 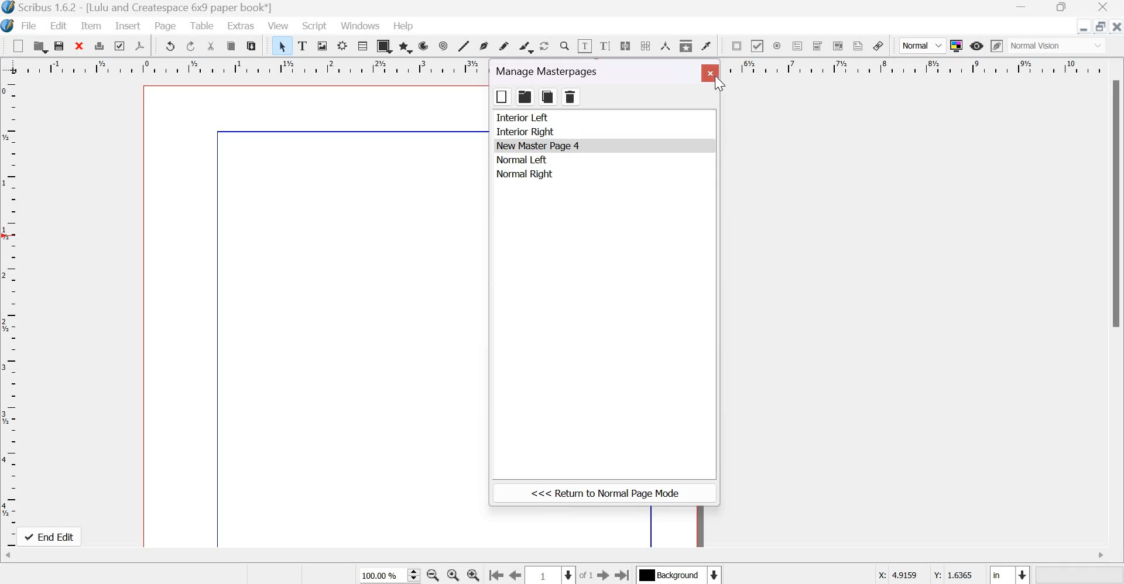 What do you see at coordinates (544, 45) in the screenshot?
I see `Rotate item` at bounding box center [544, 45].